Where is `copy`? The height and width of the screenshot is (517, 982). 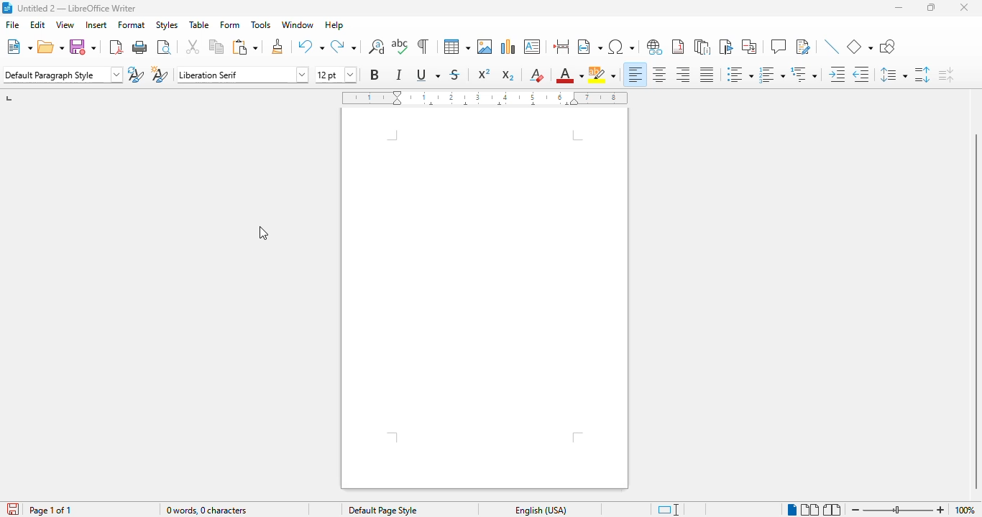 copy is located at coordinates (216, 47).